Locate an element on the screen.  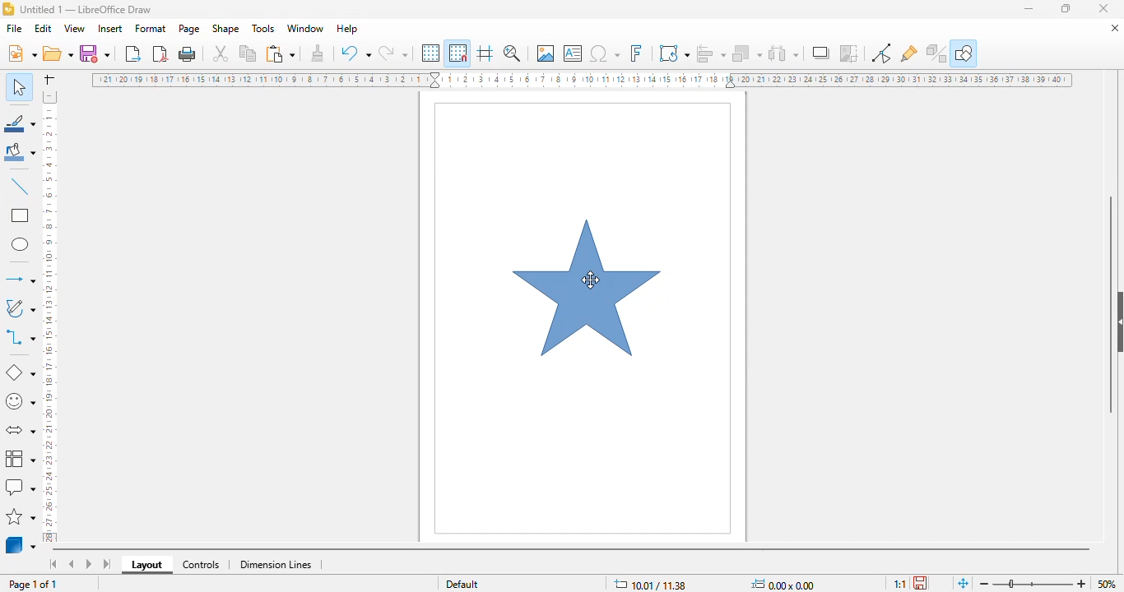
toggle extrusion is located at coordinates (936, 53).